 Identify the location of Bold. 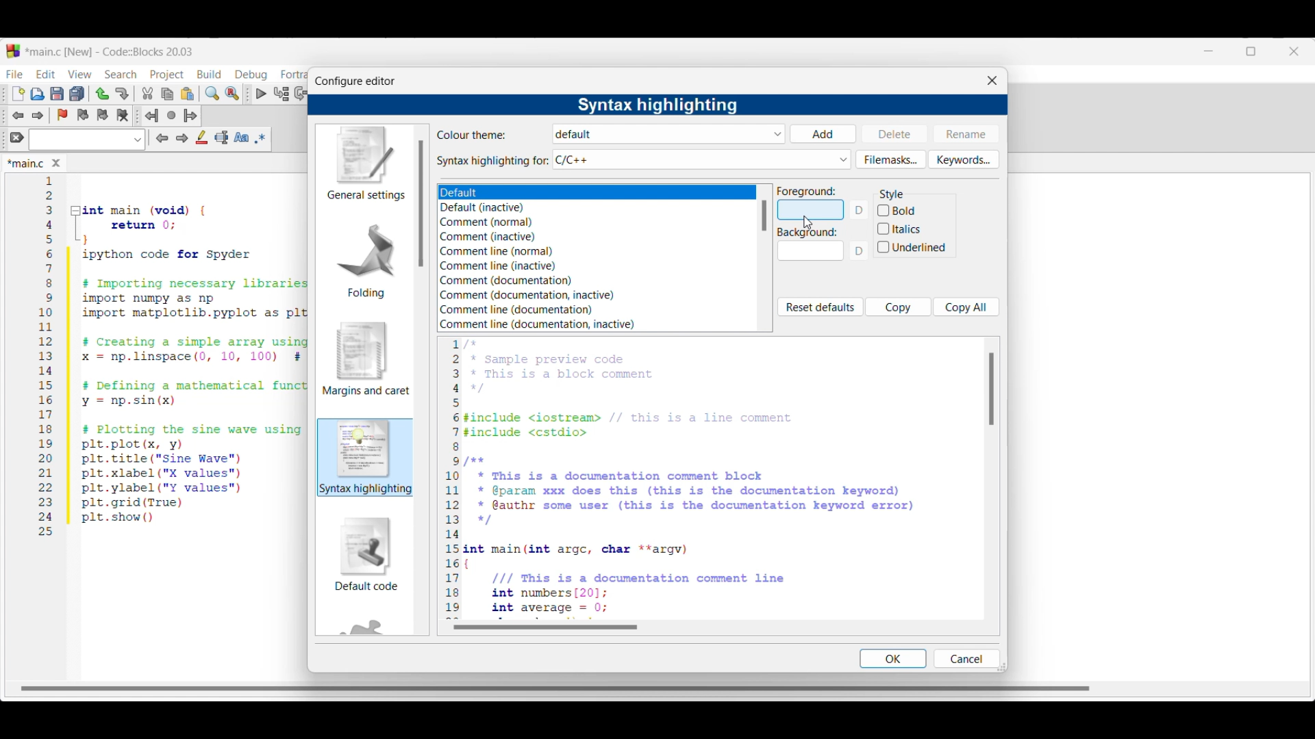
(913, 209).